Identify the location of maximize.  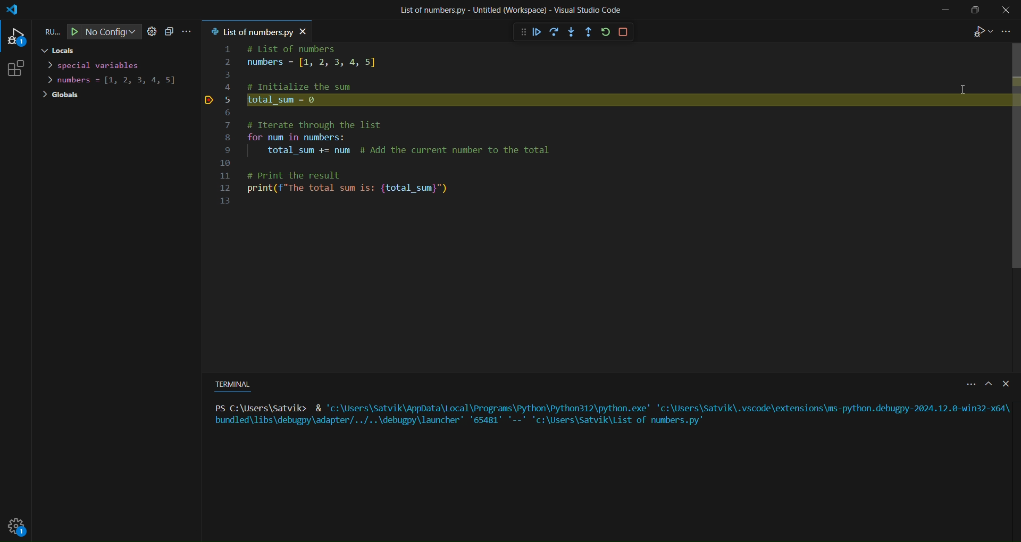
(973, 12).